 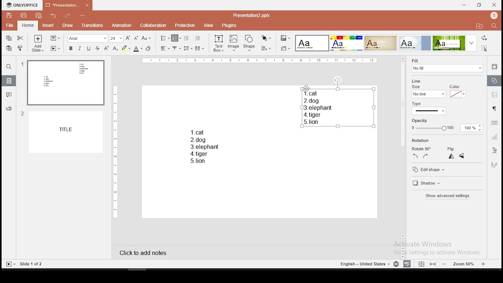 What do you see at coordinates (338, 107) in the screenshot?
I see `text box` at bounding box center [338, 107].